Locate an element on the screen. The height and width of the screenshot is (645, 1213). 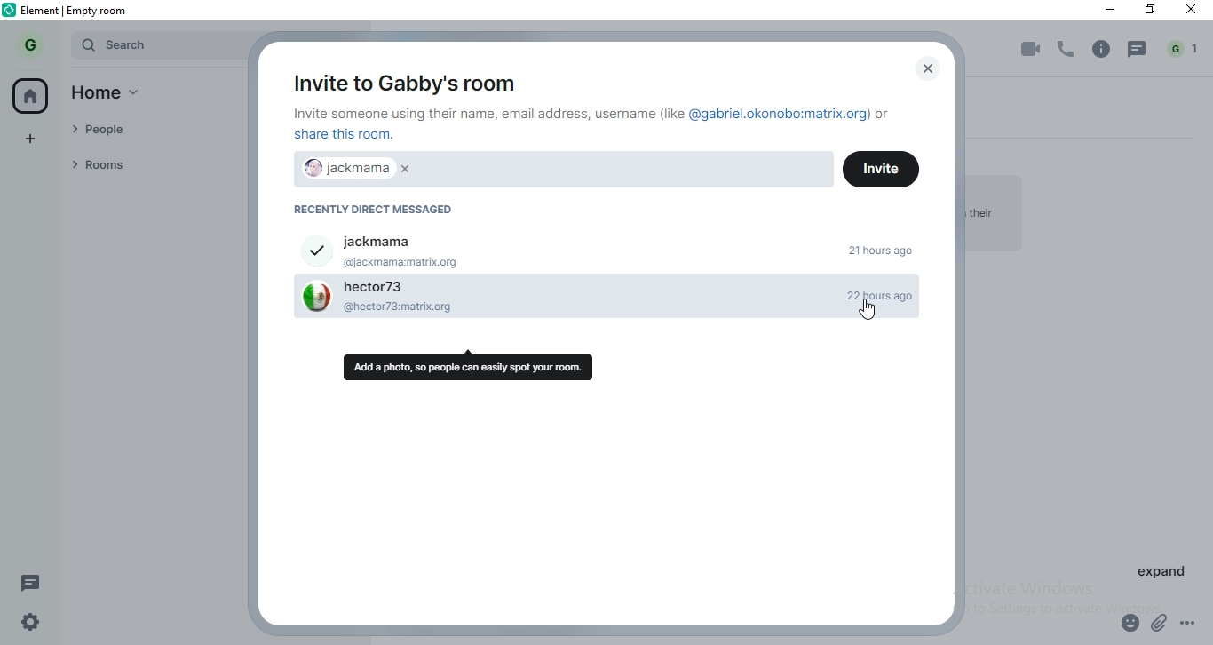
recently direct messaged is located at coordinates (382, 210).